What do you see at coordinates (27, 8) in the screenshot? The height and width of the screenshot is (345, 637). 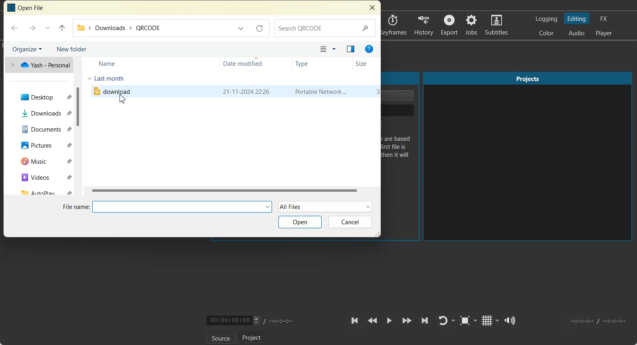 I see `Text` at bounding box center [27, 8].